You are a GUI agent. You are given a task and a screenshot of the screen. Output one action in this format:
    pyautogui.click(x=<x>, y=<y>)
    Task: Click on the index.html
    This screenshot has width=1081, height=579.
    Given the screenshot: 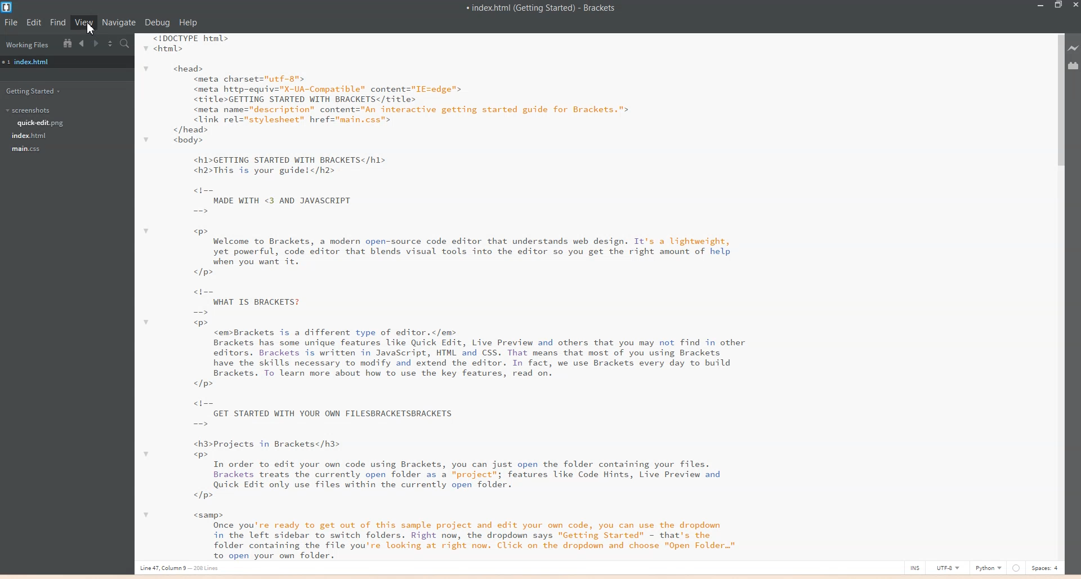 What is the action you would take?
    pyautogui.click(x=34, y=61)
    